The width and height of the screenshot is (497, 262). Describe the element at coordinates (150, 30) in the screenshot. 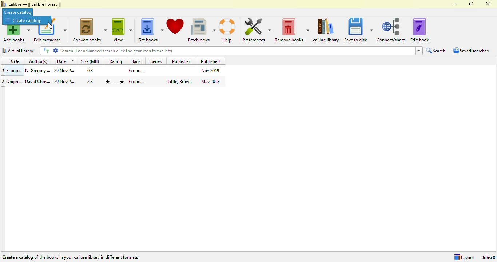

I see `get books` at that location.